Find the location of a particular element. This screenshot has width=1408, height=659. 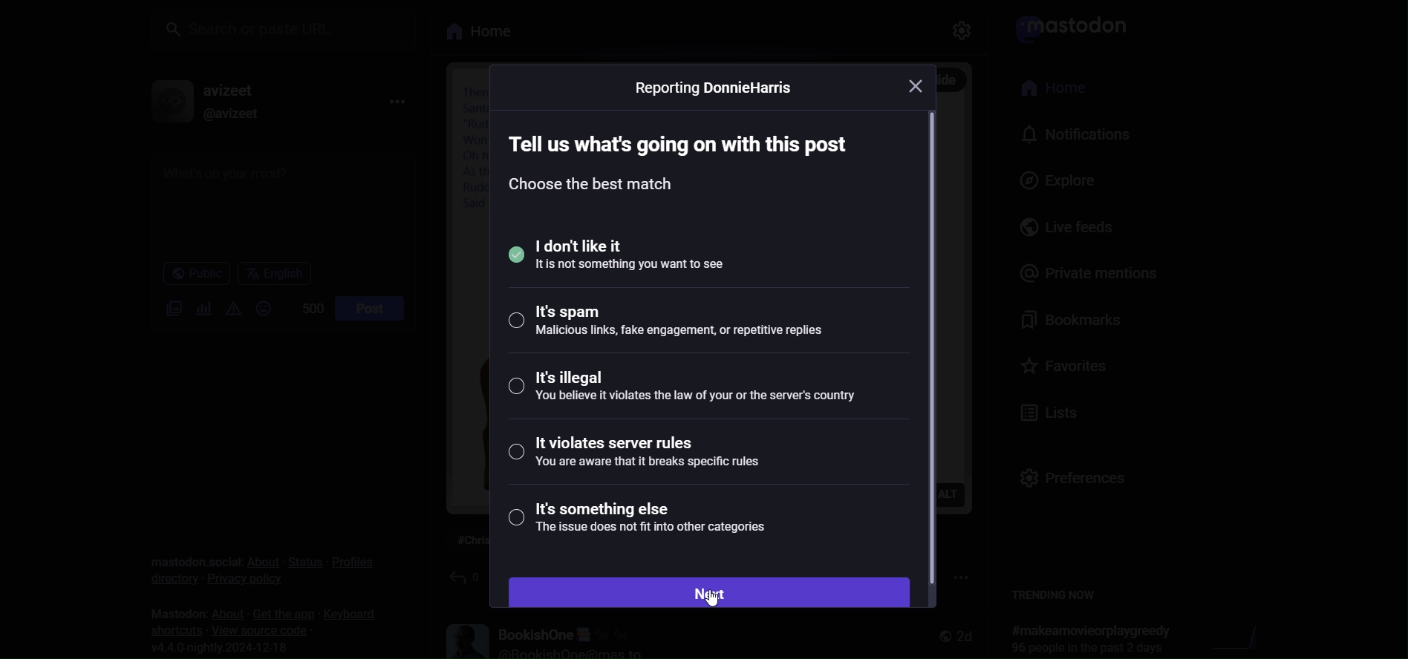

#makeamovieorplaygreedy
Ply, is located at coordinates (1086, 638).